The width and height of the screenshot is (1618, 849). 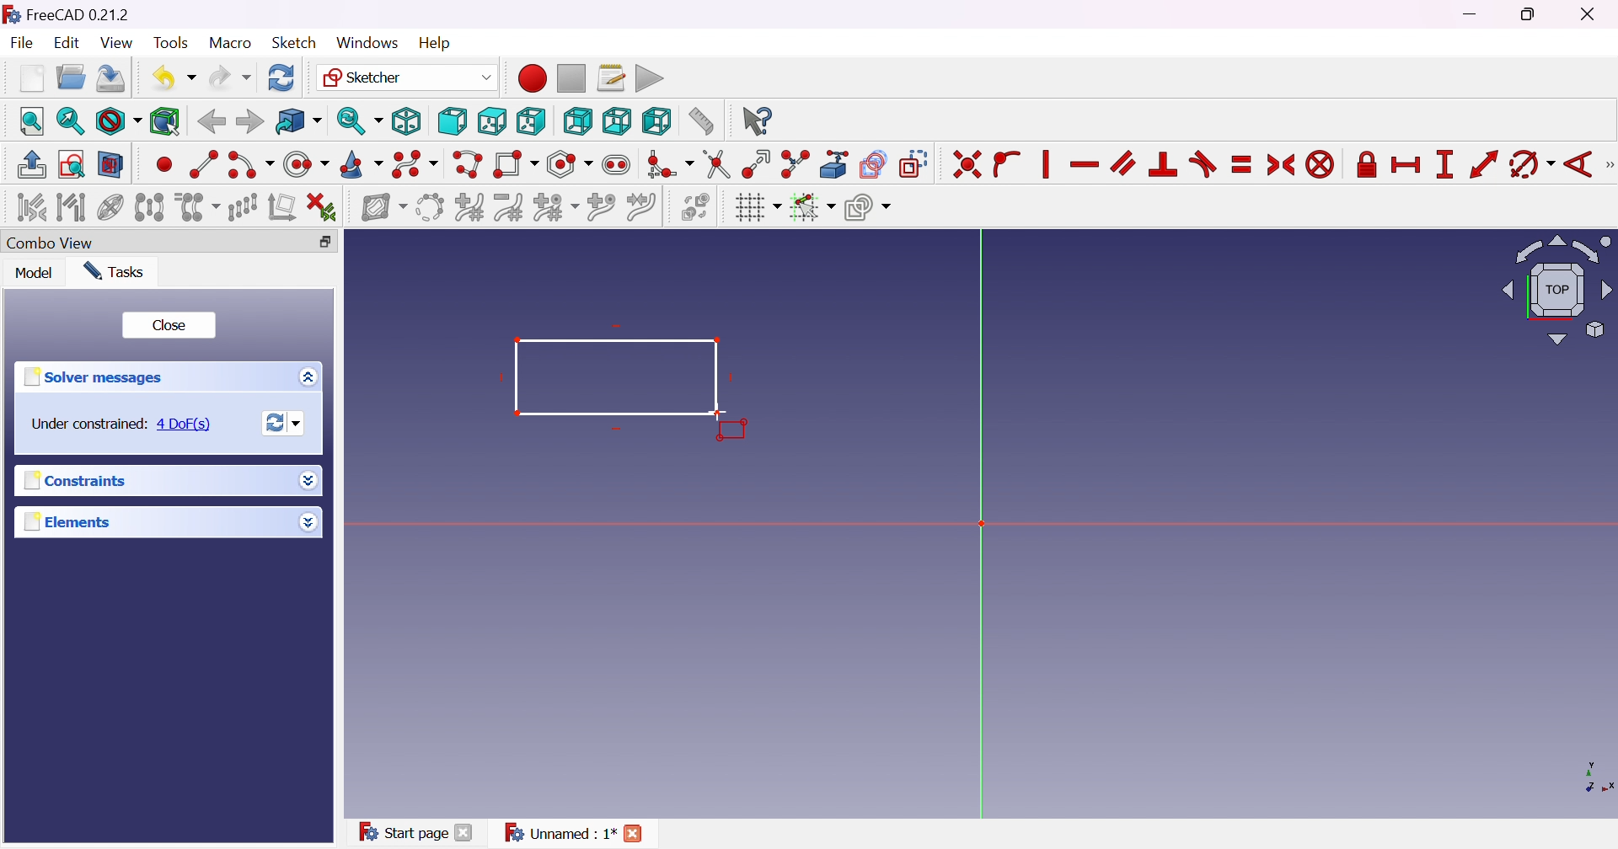 I want to click on Create slot, so click(x=619, y=165).